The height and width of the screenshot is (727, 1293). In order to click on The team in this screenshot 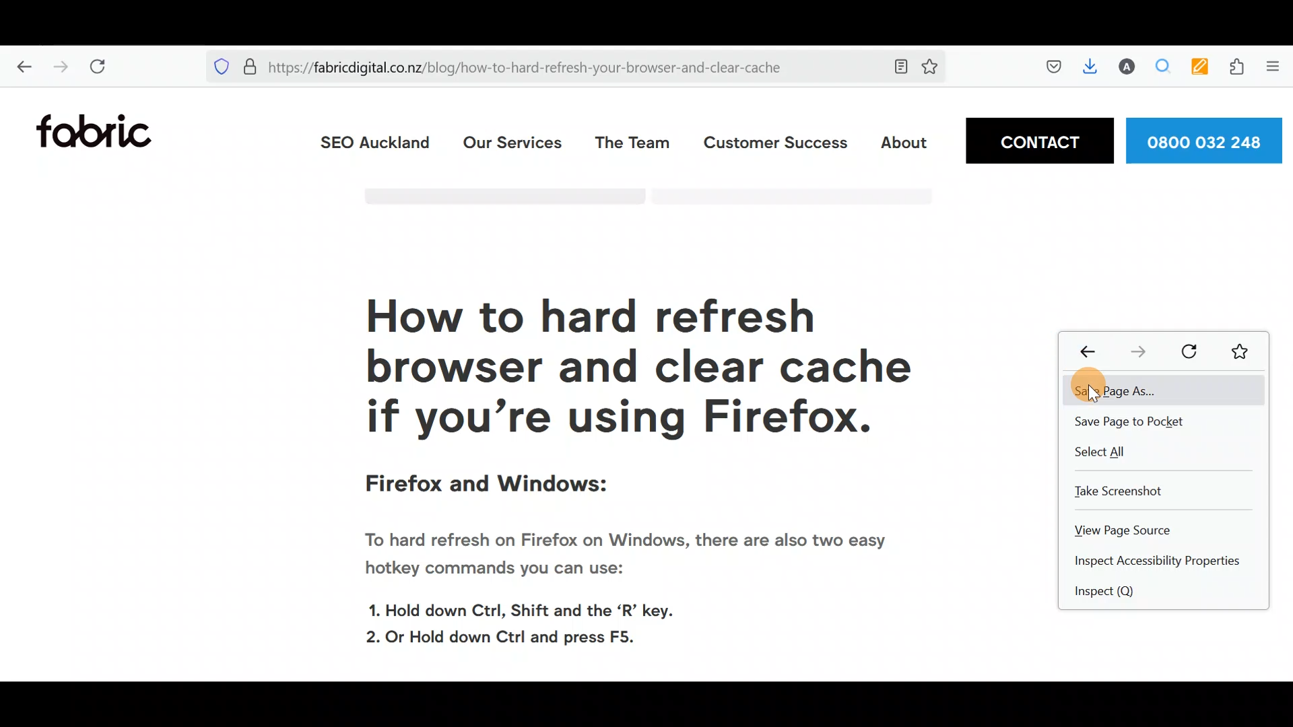, I will do `click(631, 142)`.